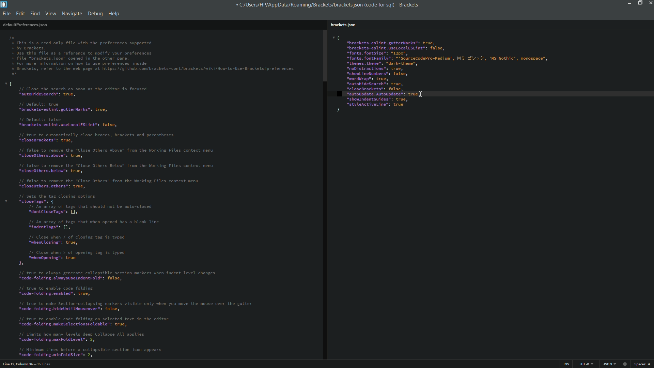  Describe the element at coordinates (71, 14) in the screenshot. I see `navigate menu` at that location.